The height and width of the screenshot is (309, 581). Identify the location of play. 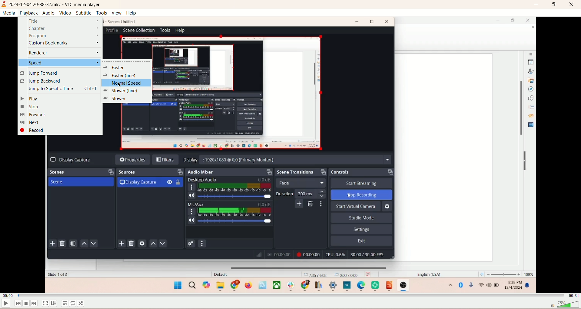
(32, 98).